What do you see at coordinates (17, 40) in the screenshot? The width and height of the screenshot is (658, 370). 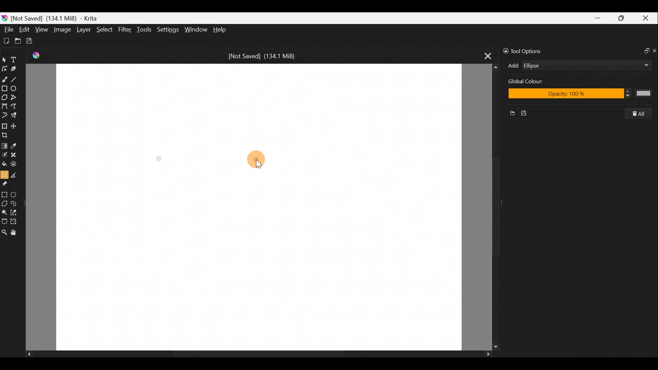 I see `Open existing document` at bounding box center [17, 40].